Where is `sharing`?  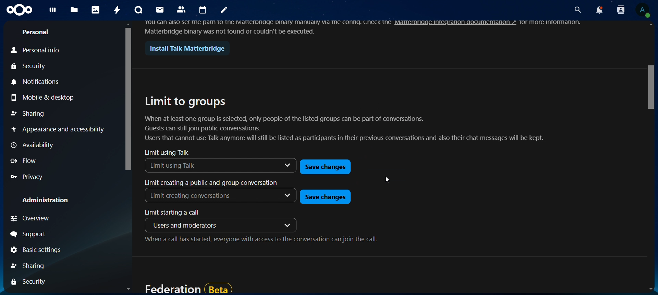
sharing is located at coordinates (28, 114).